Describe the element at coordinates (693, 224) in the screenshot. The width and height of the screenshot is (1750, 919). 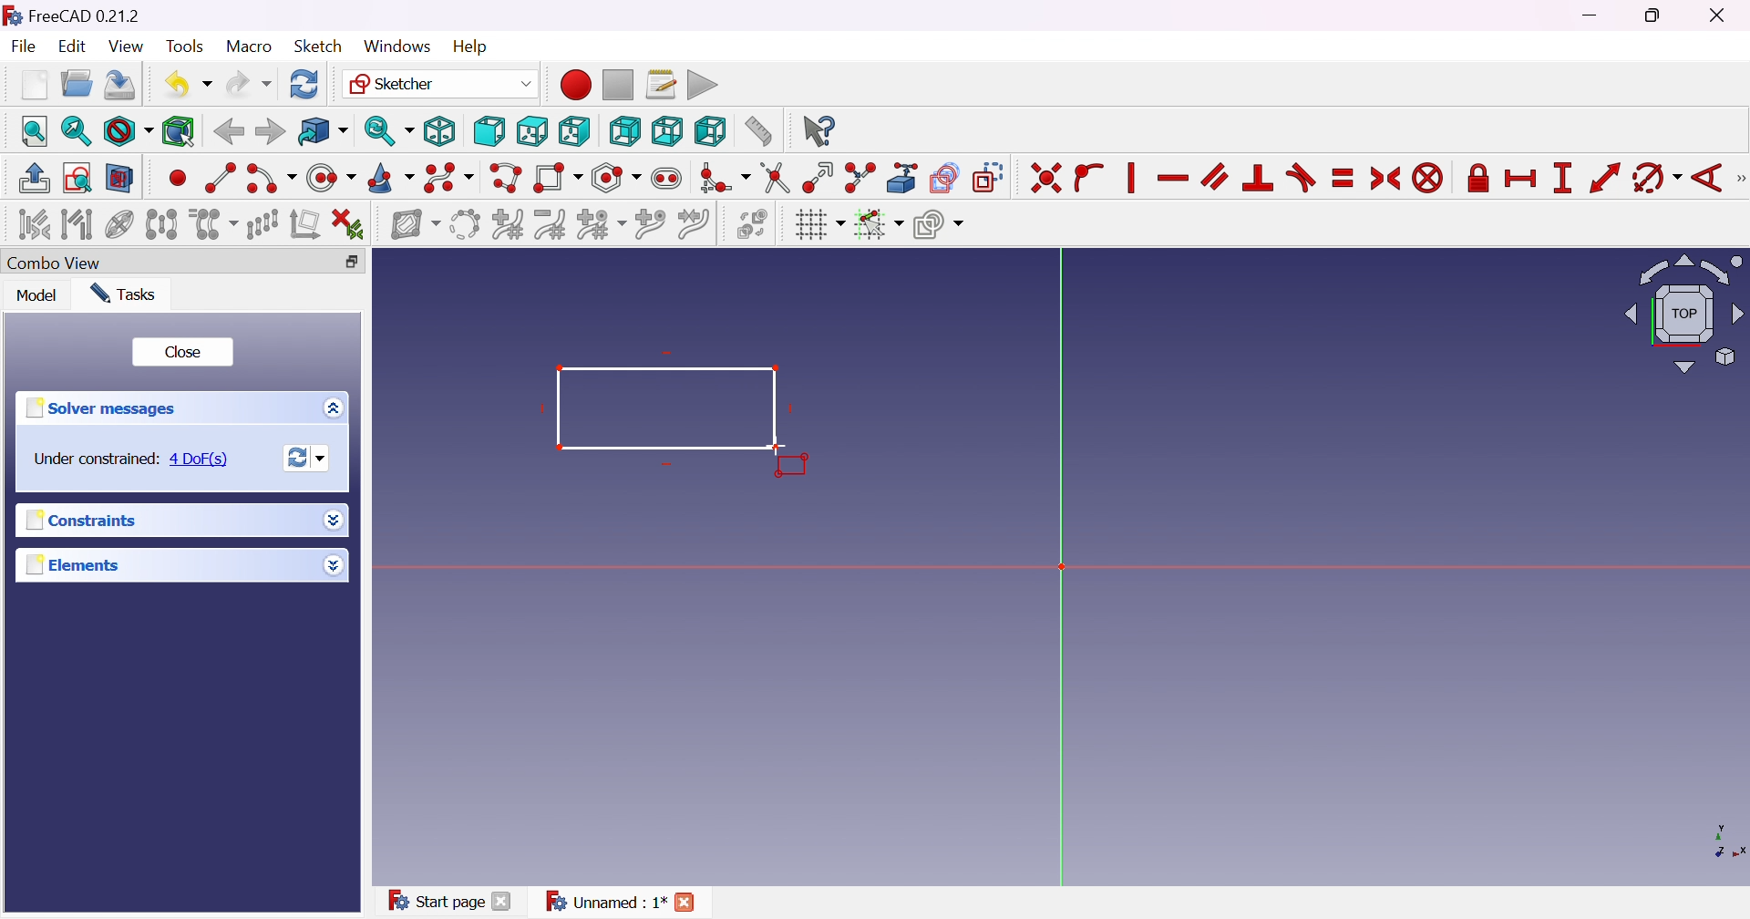
I see `Join curves` at that location.